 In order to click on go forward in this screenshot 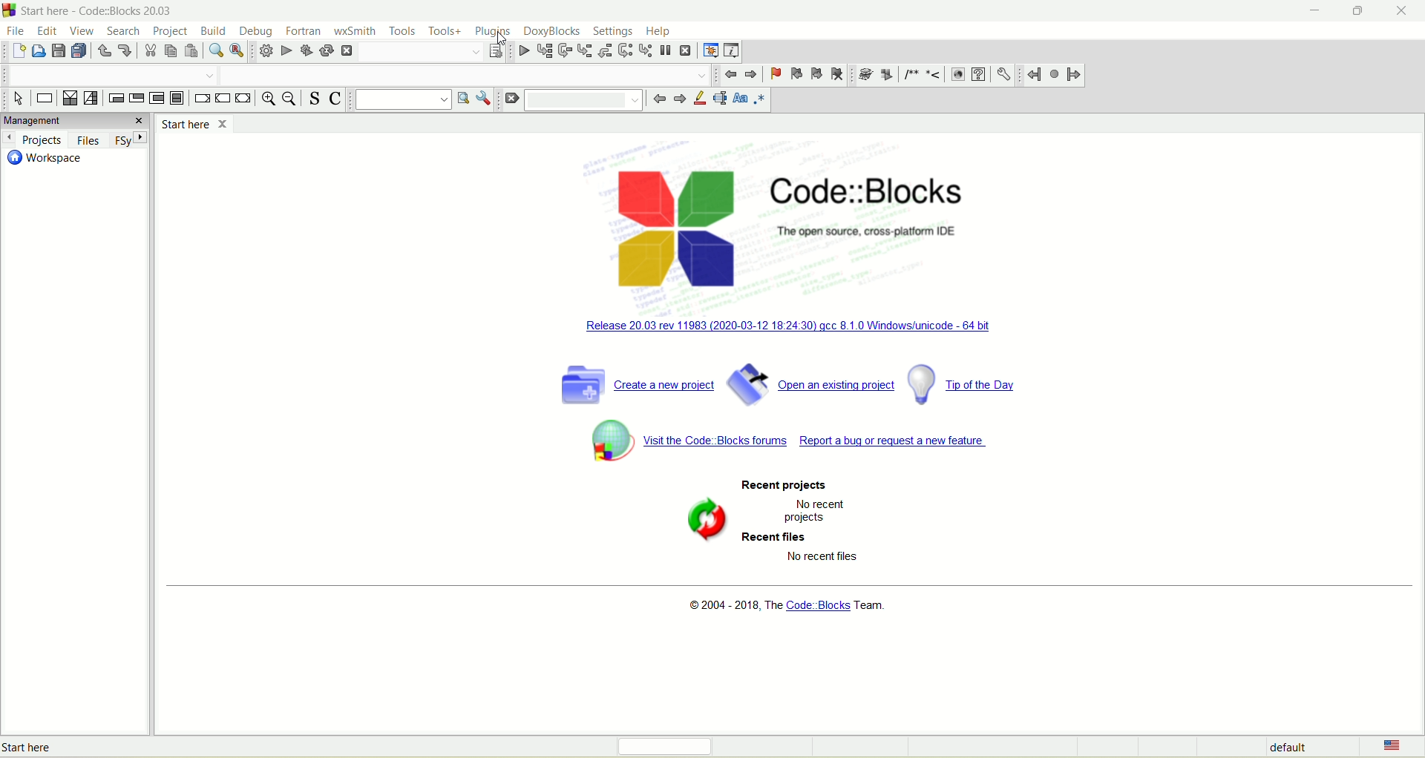, I will do `click(679, 99)`.